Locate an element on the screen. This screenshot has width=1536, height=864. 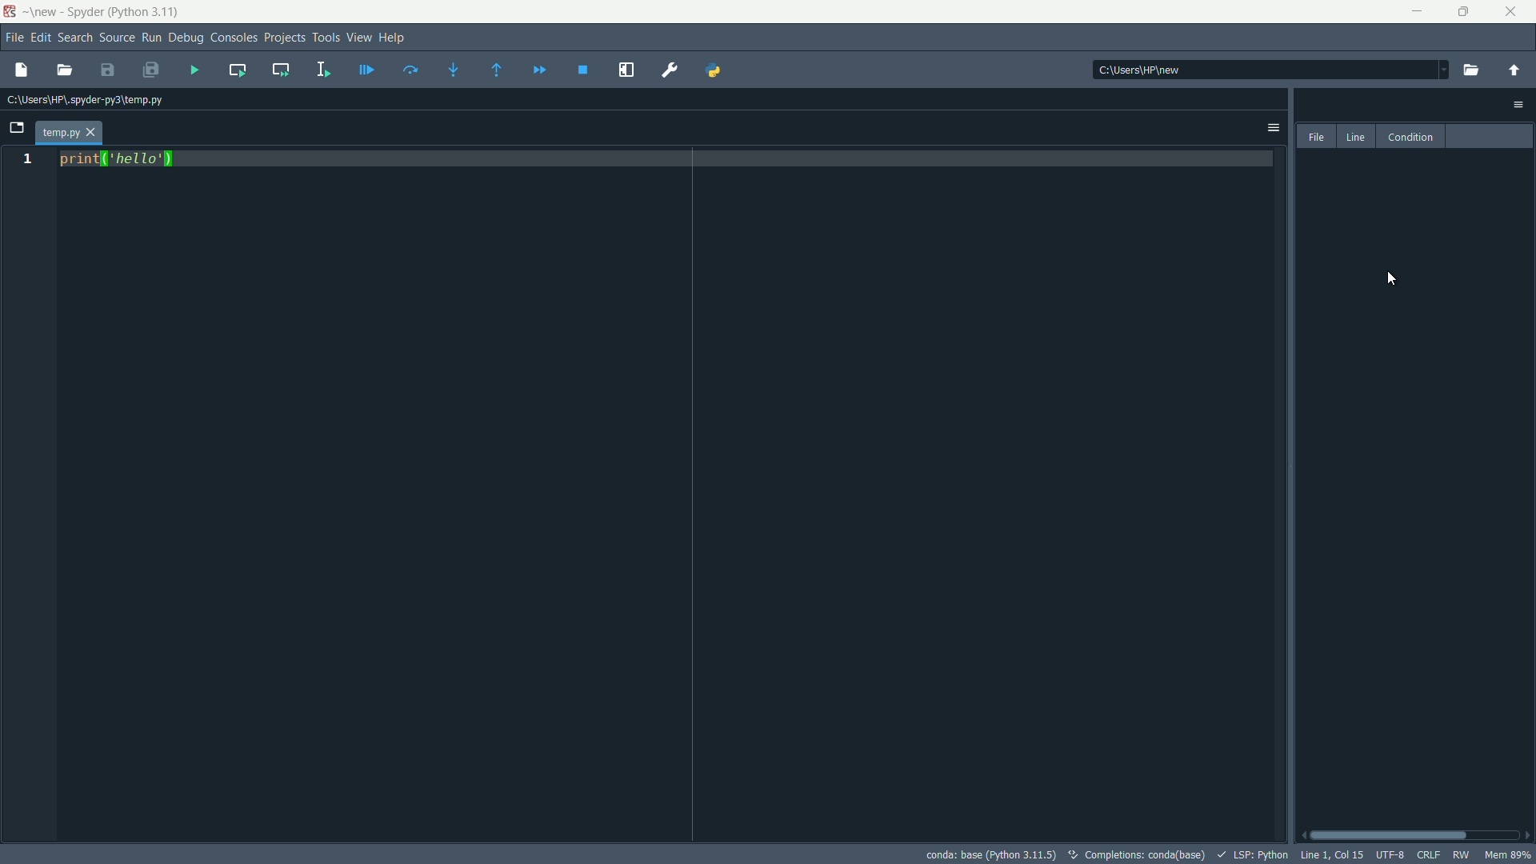
LSP:Python is located at coordinates (1250, 854).